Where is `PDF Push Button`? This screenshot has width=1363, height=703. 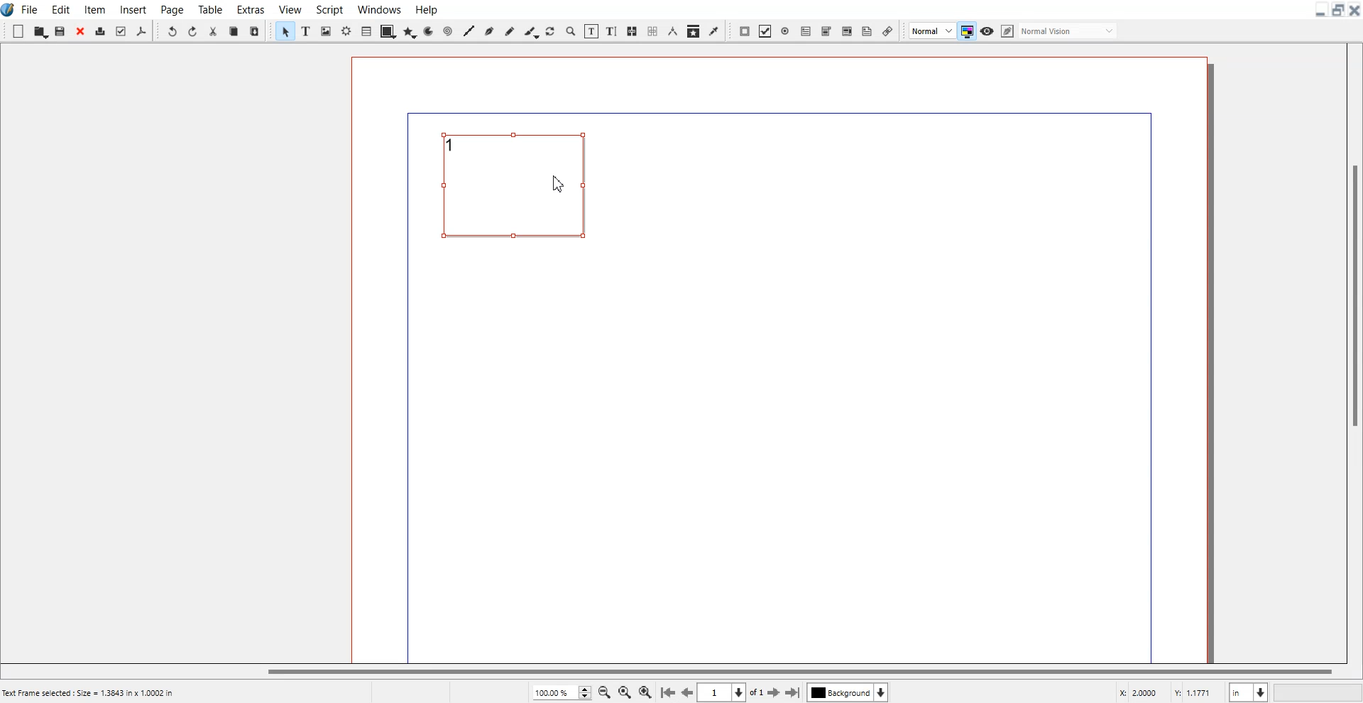 PDF Push Button is located at coordinates (744, 31).